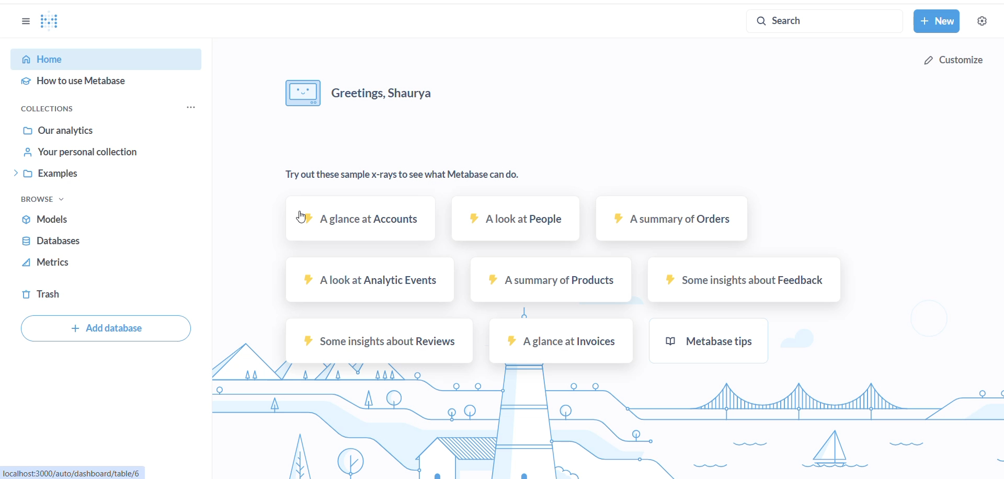 This screenshot has height=479, width=1004. I want to click on collection option, so click(193, 105).